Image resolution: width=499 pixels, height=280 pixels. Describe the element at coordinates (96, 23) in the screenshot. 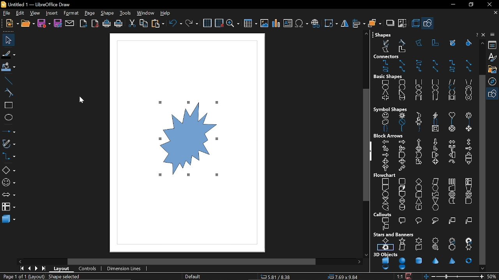

I see `export as pdf` at that location.